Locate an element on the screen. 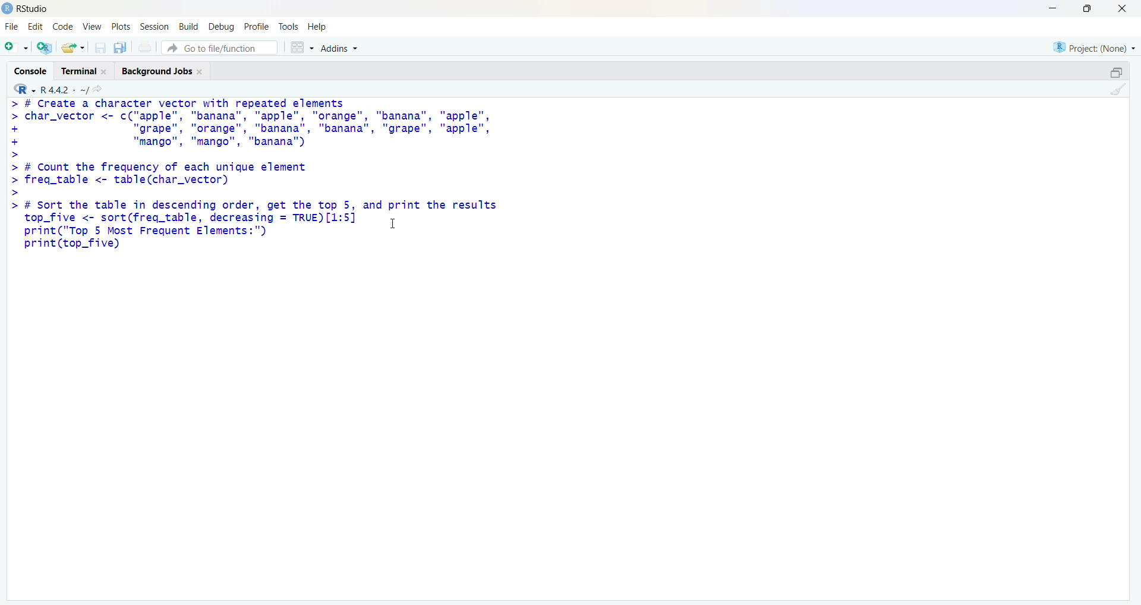 The height and width of the screenshot is (605, 1141). Clear console is located at coordinates (1117, 90).